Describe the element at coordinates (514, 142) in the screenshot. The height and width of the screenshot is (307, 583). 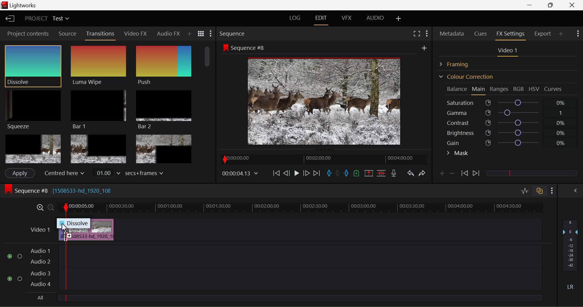
I see `Gain` at that location.